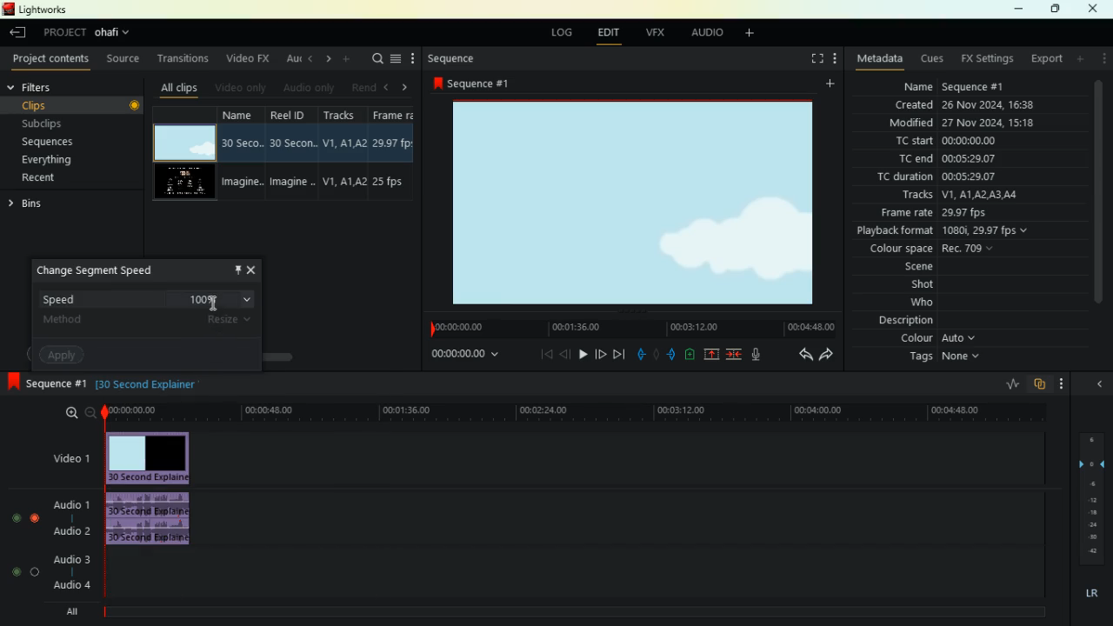  What do you see at coordinates (1014, 10) in the screenshot?
I see `minimize` at bounding box center [1014, 10].